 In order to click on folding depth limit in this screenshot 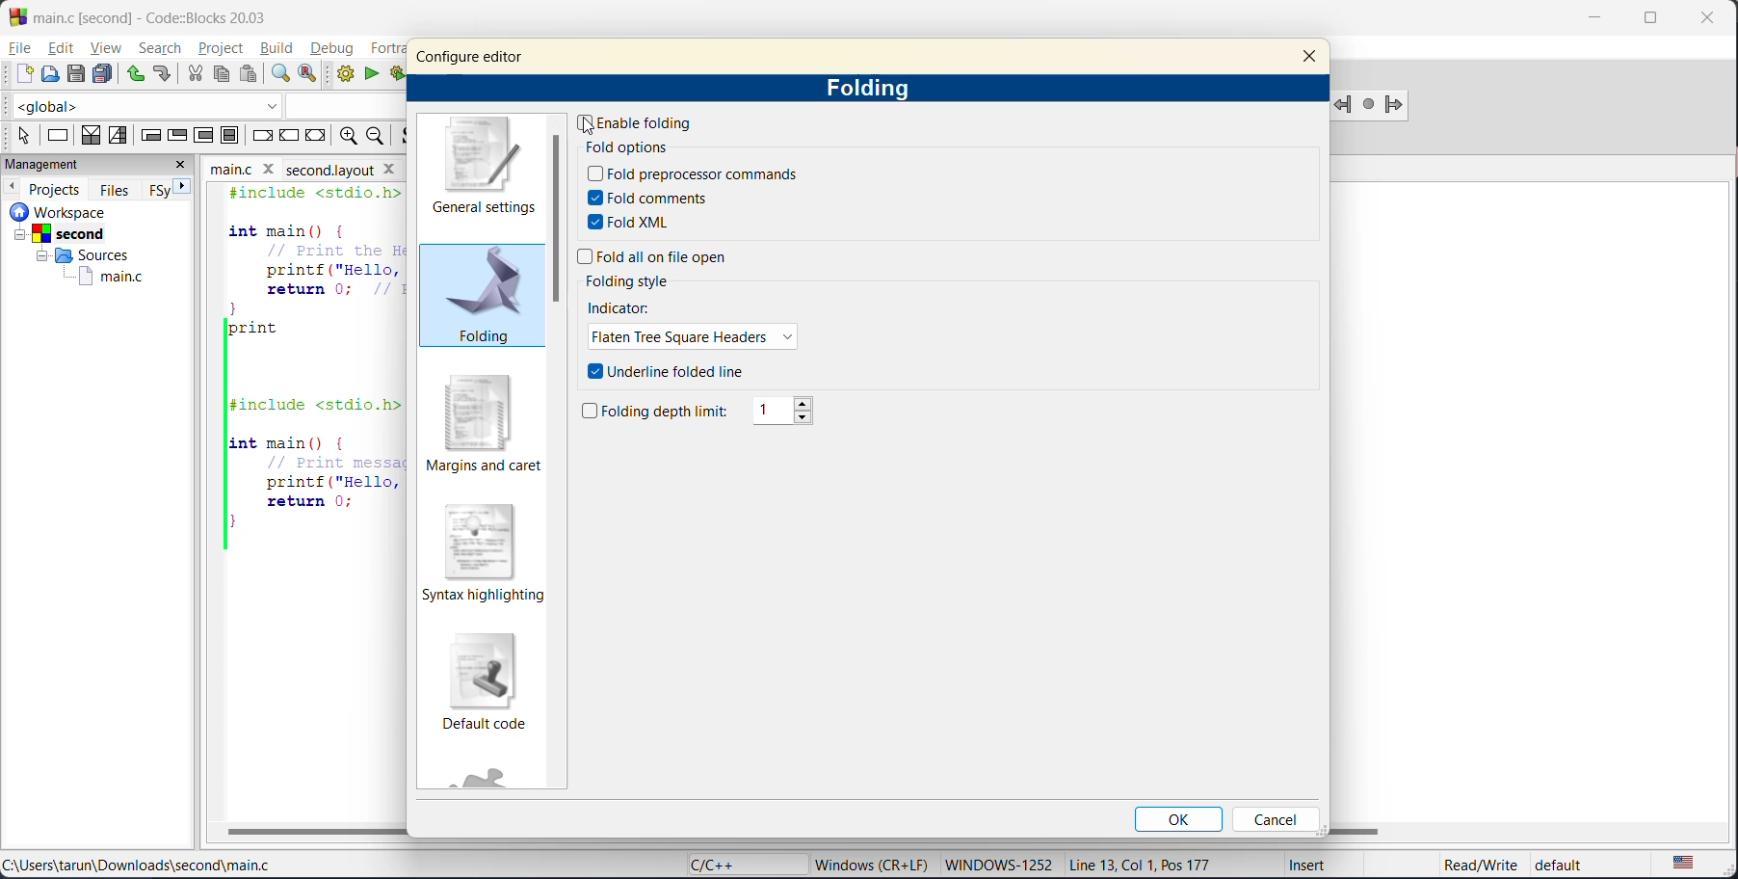, I will do `click(657, 413)`.